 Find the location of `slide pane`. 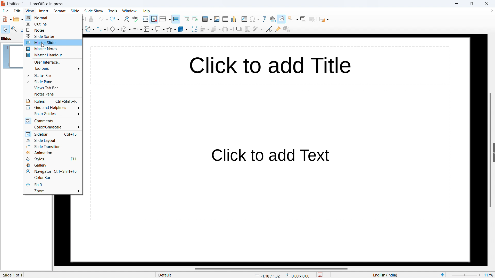

slide pane is located at coordinates (53, 82).